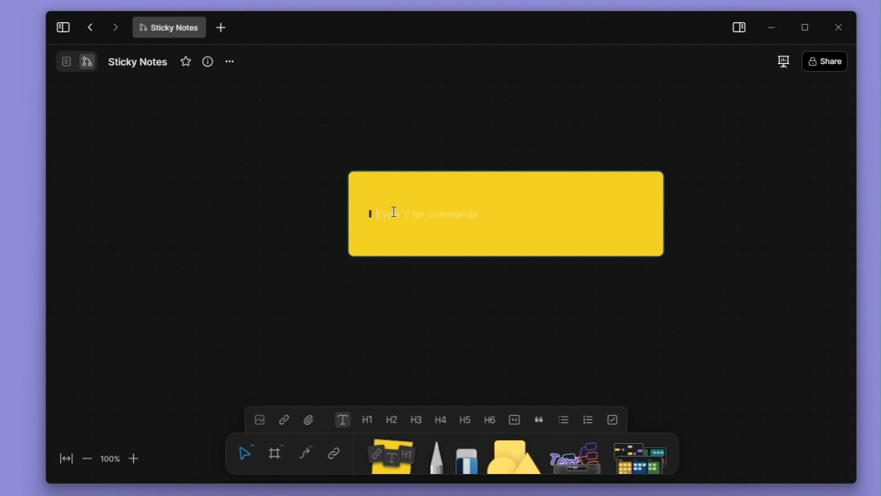 The width and height of the screenshot is (881, 496). What do you see at coordinates (641, 457) in the screenshot?
I see `Symbols Panel Icon` at bounding box center [641, 457].